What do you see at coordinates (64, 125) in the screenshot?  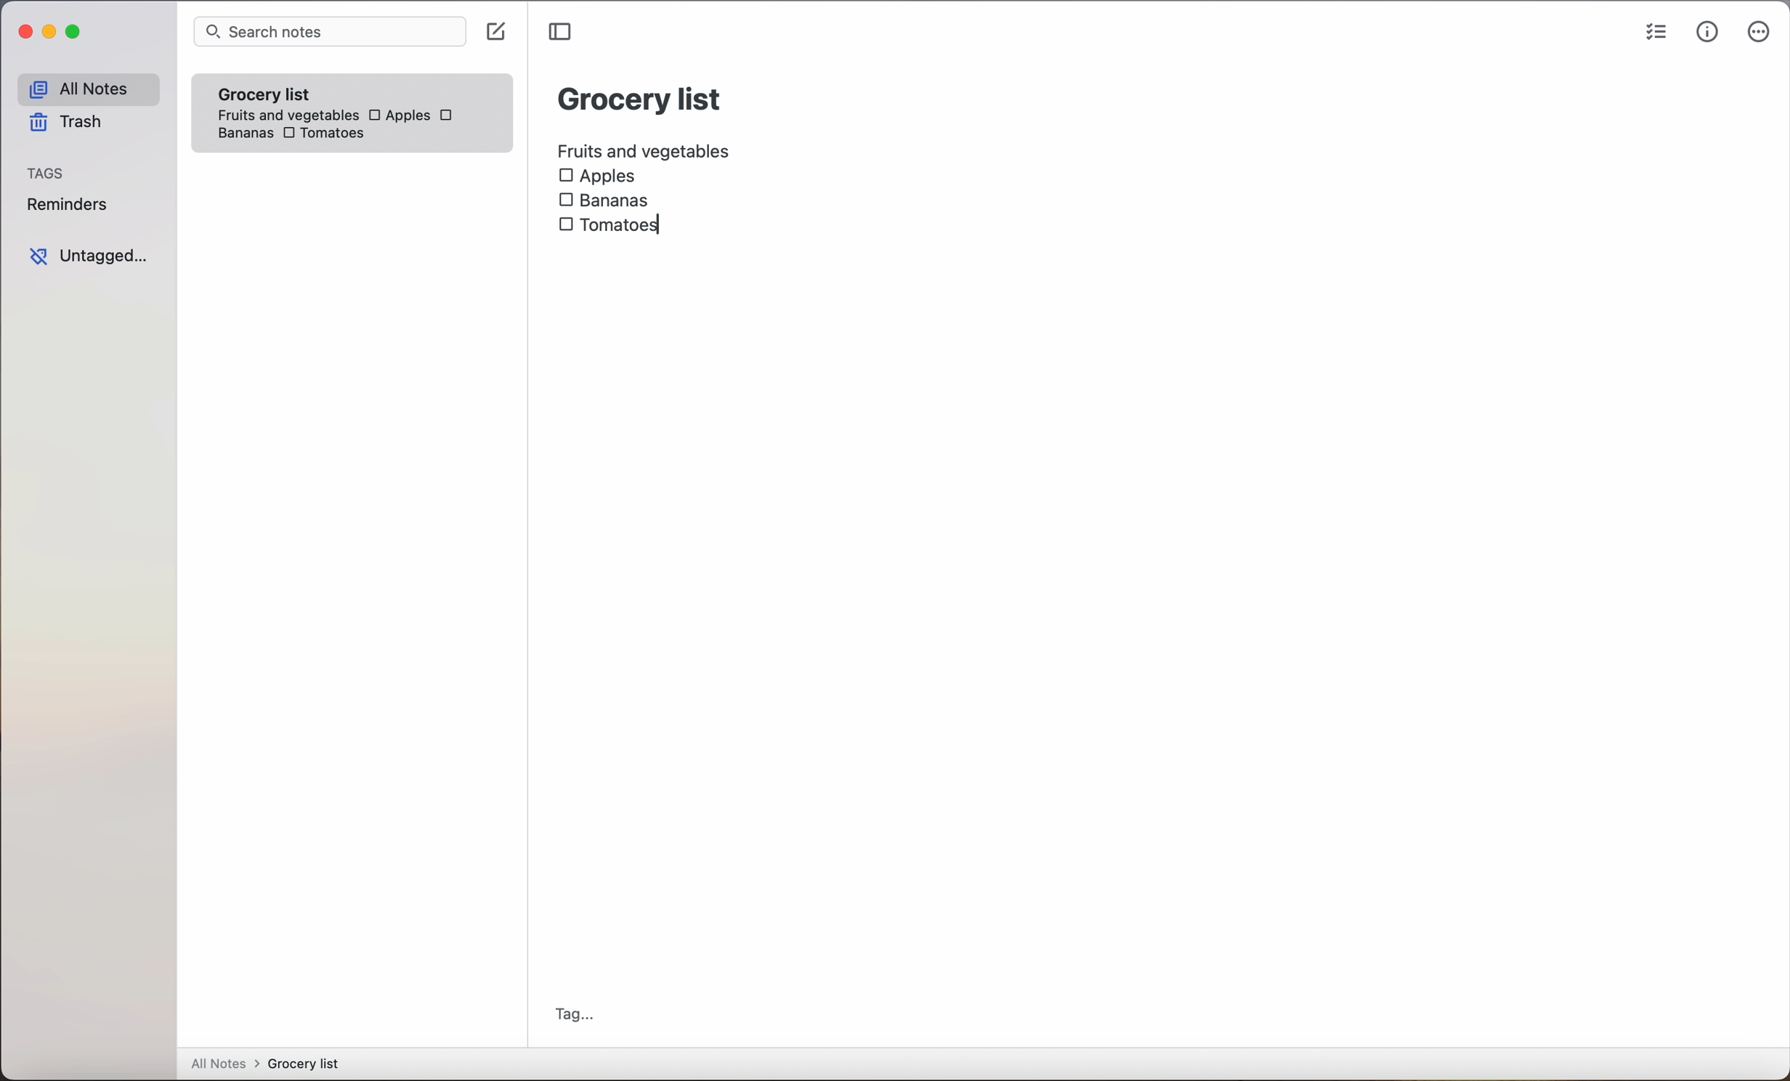 I see `trash` at bounding box center [64, 125].